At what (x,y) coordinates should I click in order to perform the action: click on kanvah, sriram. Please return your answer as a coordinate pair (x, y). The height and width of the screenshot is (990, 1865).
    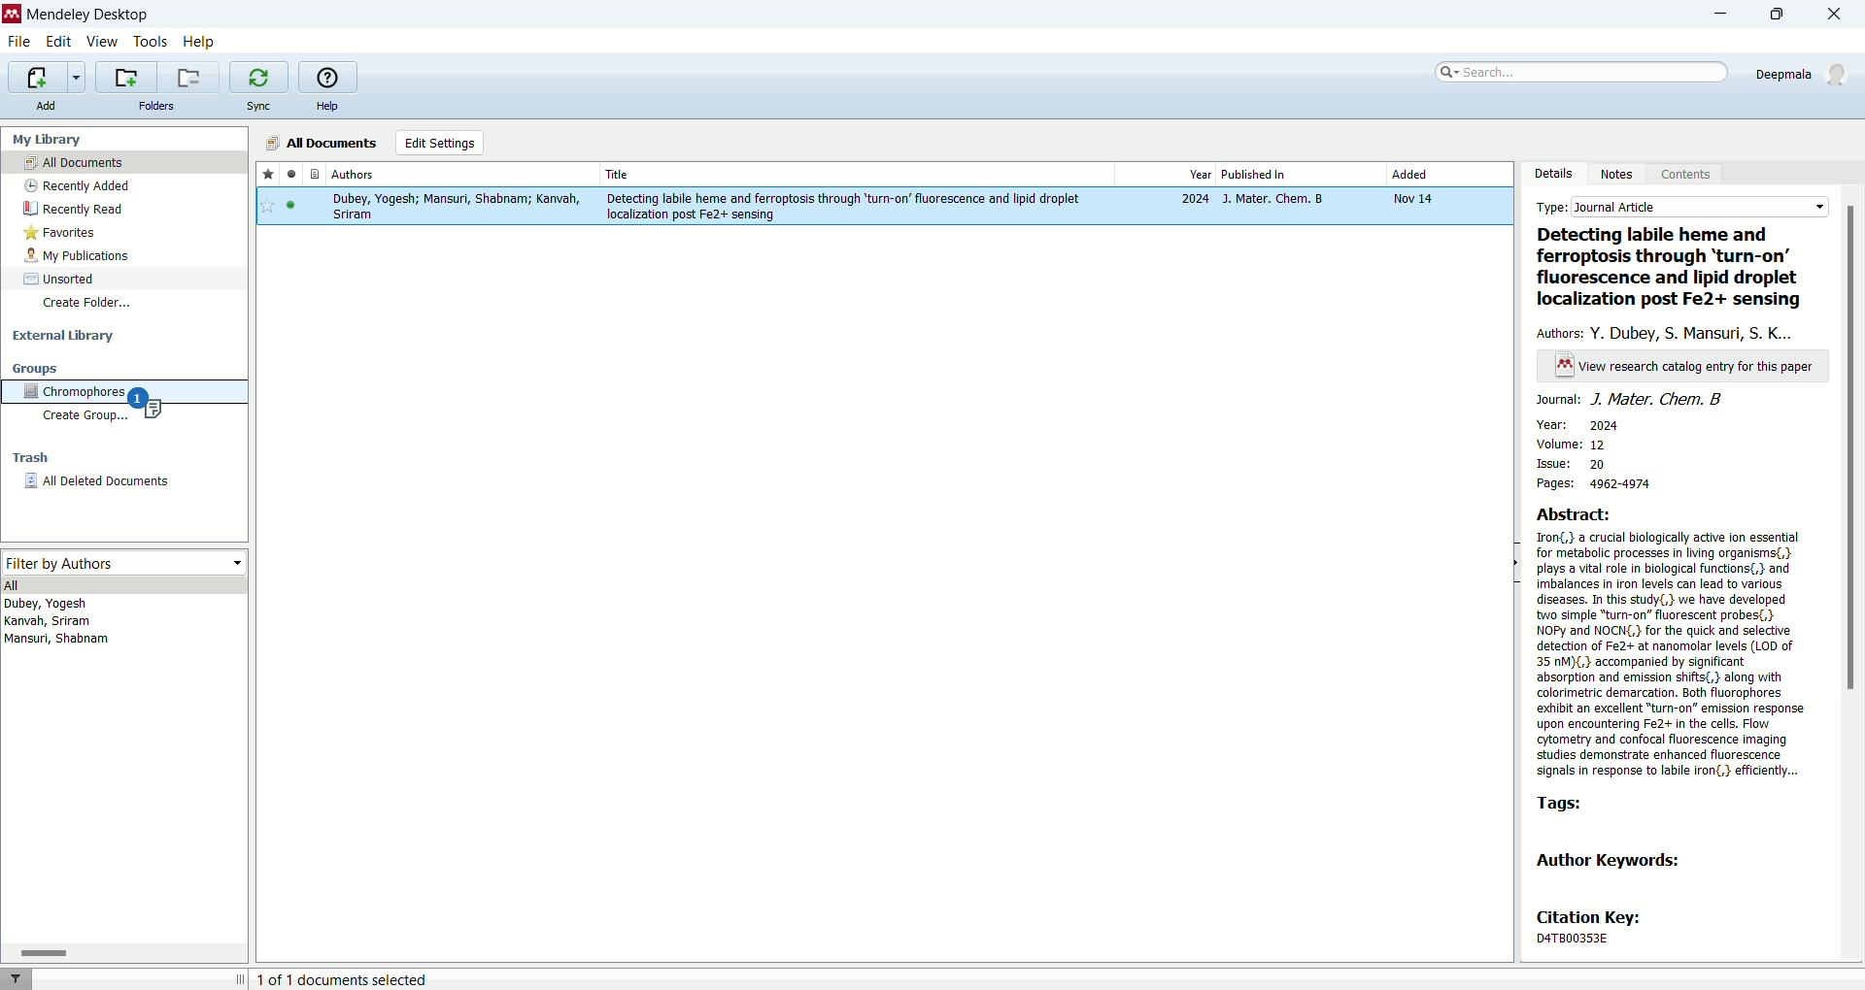
    Looking at the image, I should click on (48, 622).